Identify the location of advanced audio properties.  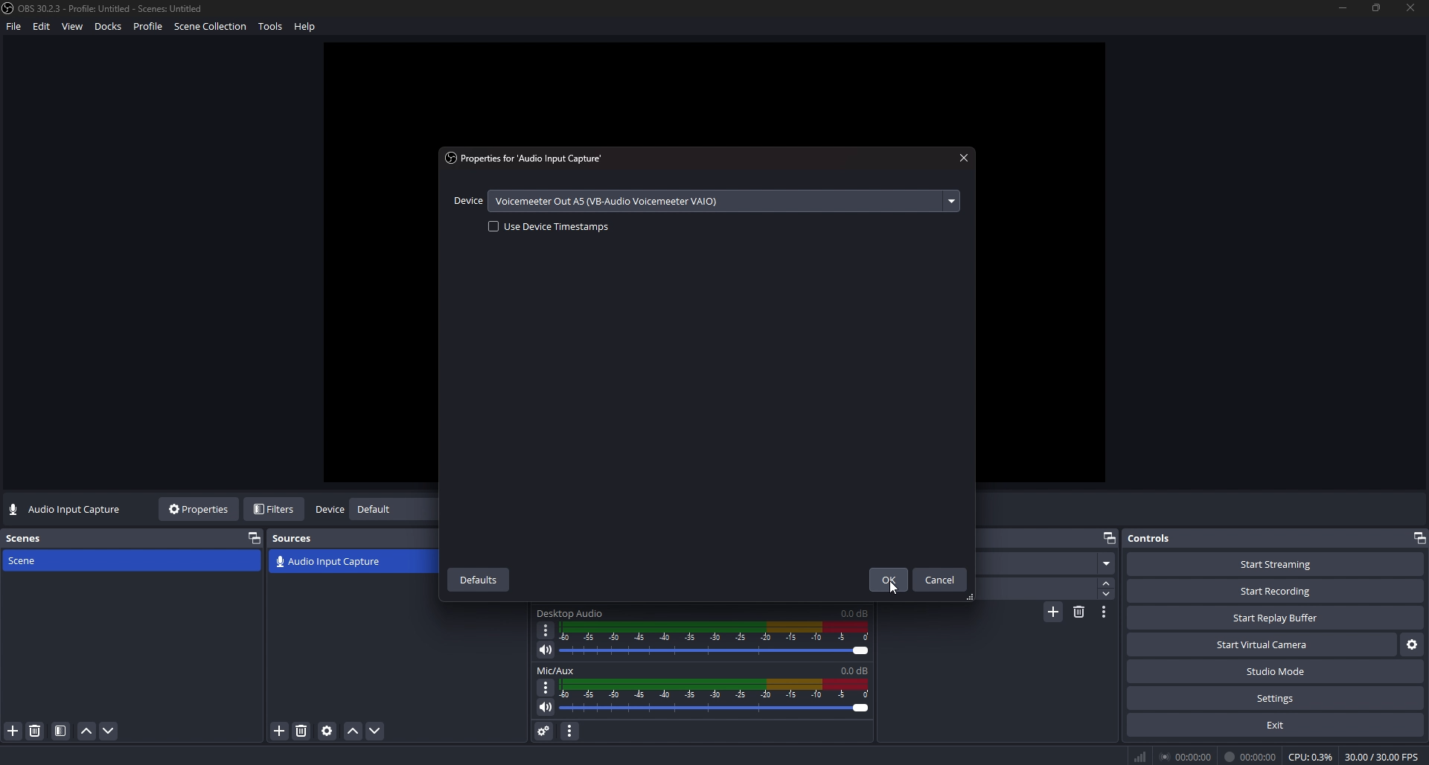
(543, 730).